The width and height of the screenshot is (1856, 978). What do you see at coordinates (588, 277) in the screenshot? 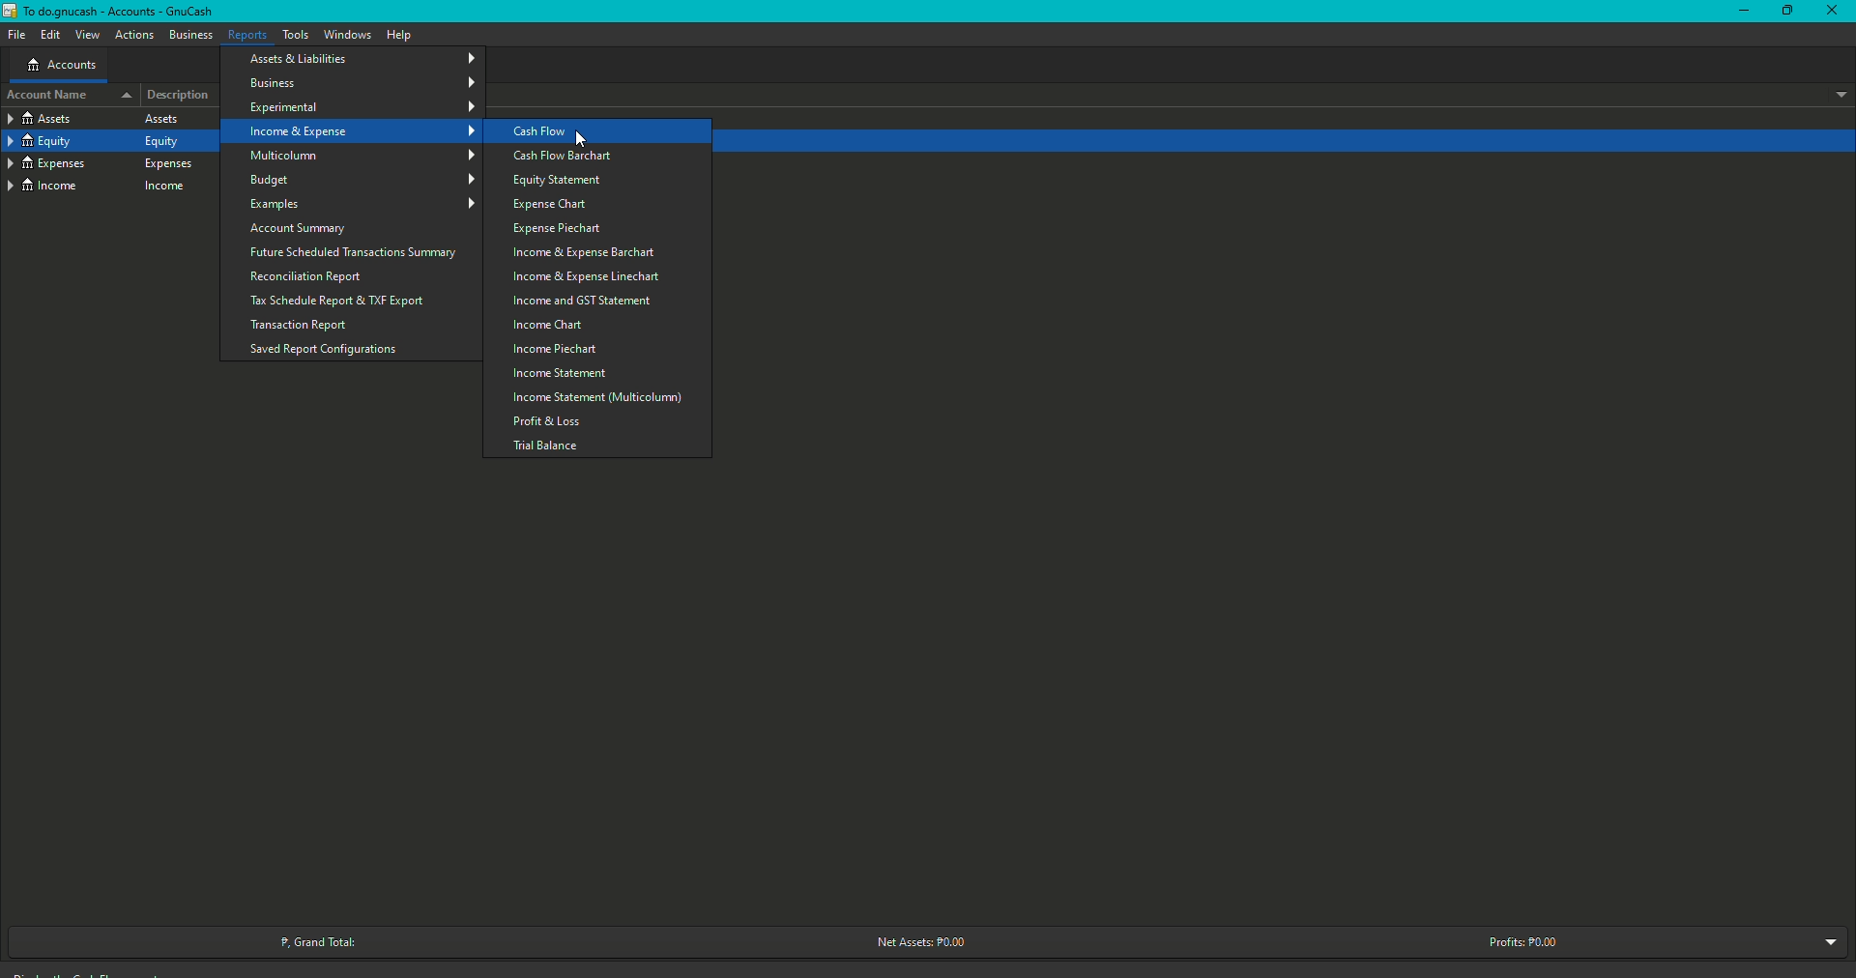
I see `Income and Expense Linechart` at bounding box center [588, 277].